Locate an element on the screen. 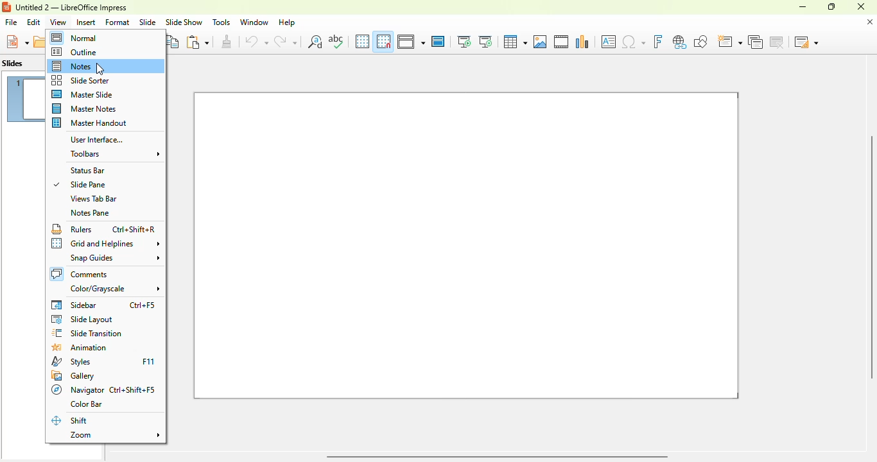  slides is located at coordinates (13, 63).